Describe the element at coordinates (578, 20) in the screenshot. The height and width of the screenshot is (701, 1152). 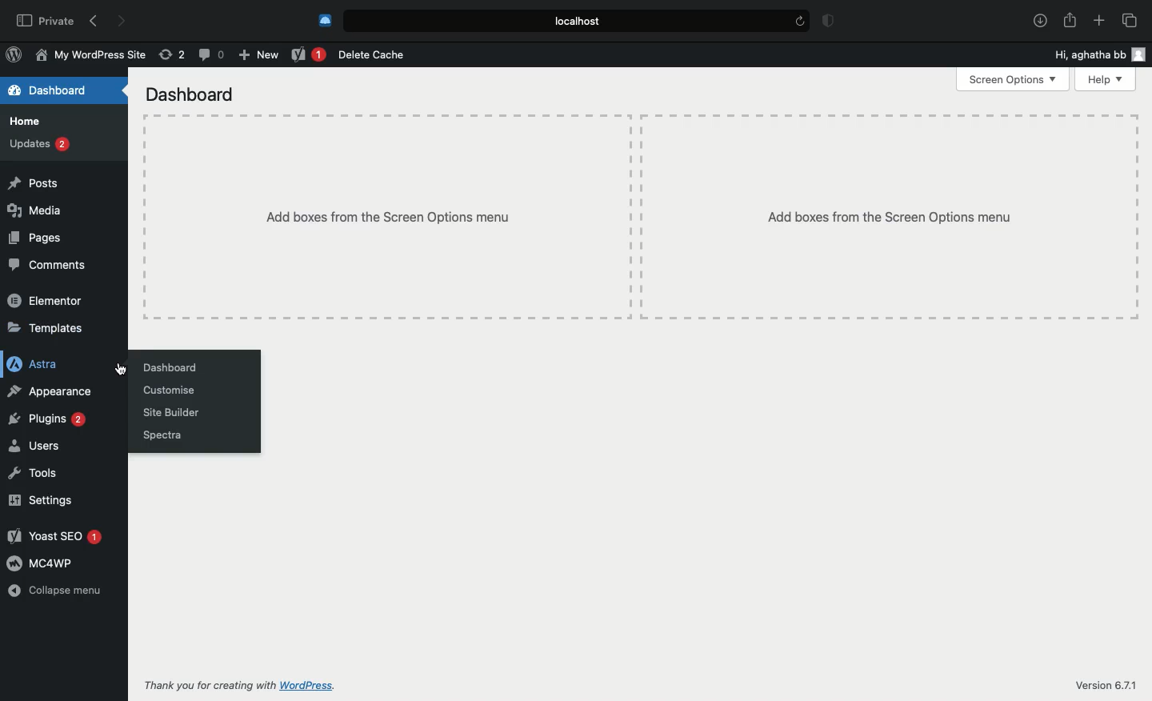
I see `Local.host` at that location.